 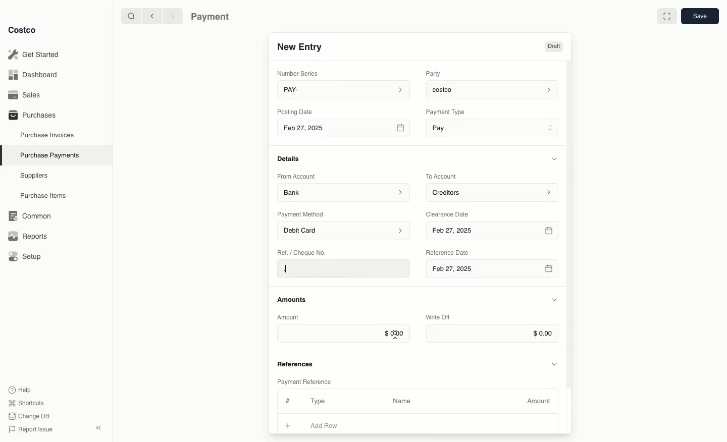 I want to click on Setup, so click(x=28, y=257).